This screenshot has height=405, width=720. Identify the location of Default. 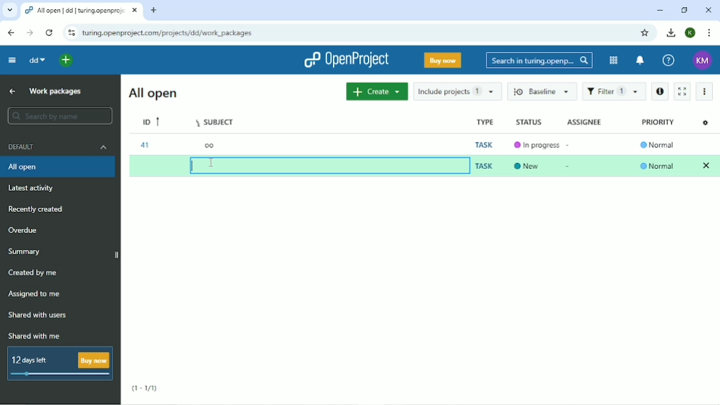
(58, 148).